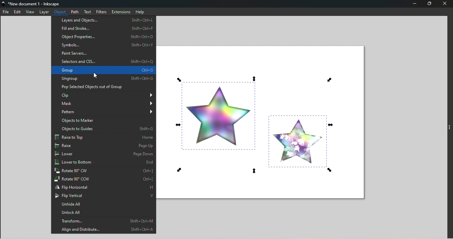 Image resolution: width=453 pixels, height=239 pixels. Describe the element at coordinates (44, 12) in the screenshot. I see `Layer` at that location.